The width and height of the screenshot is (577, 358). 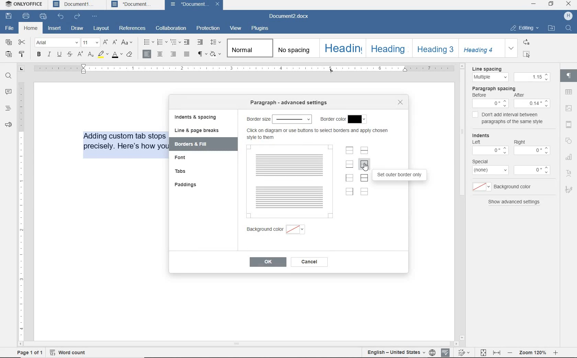 What do you see at coordinates (568, 109) in the screenshot?
I see `insert image` at bounding box center [568, 109].